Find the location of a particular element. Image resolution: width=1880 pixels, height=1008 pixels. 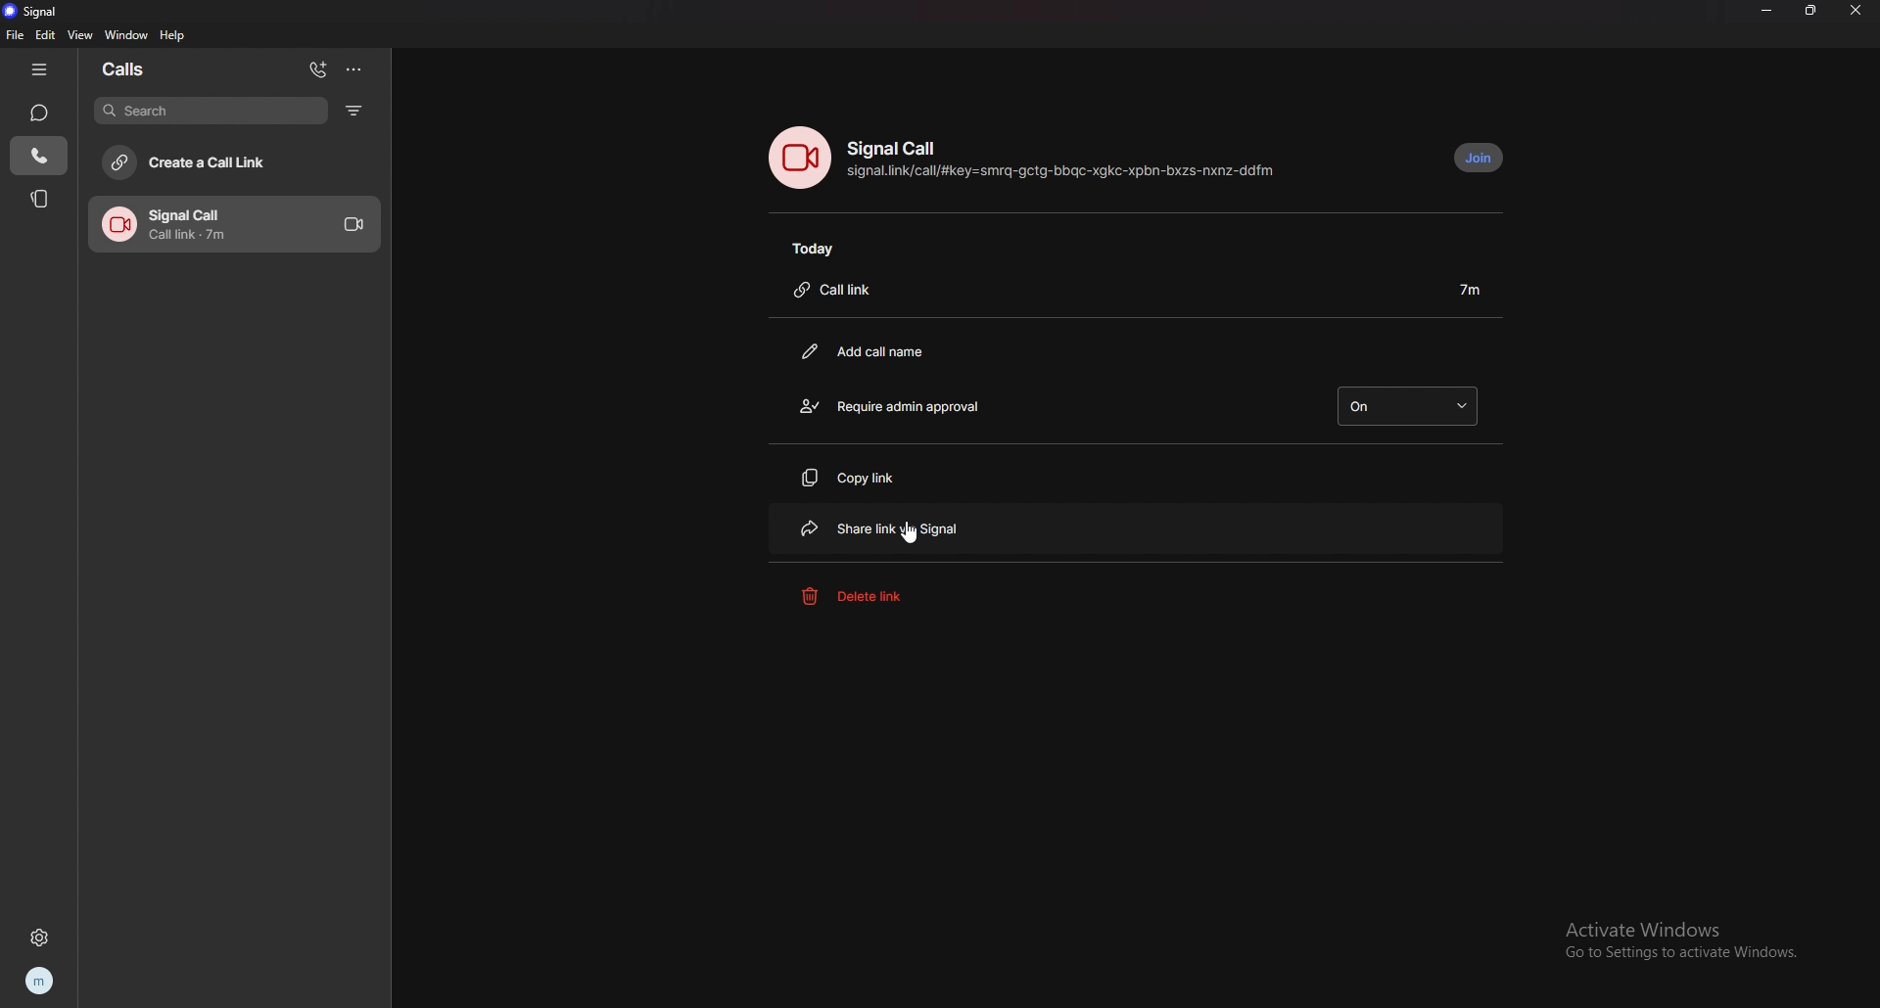

profile is located at coordinates (38, 982).